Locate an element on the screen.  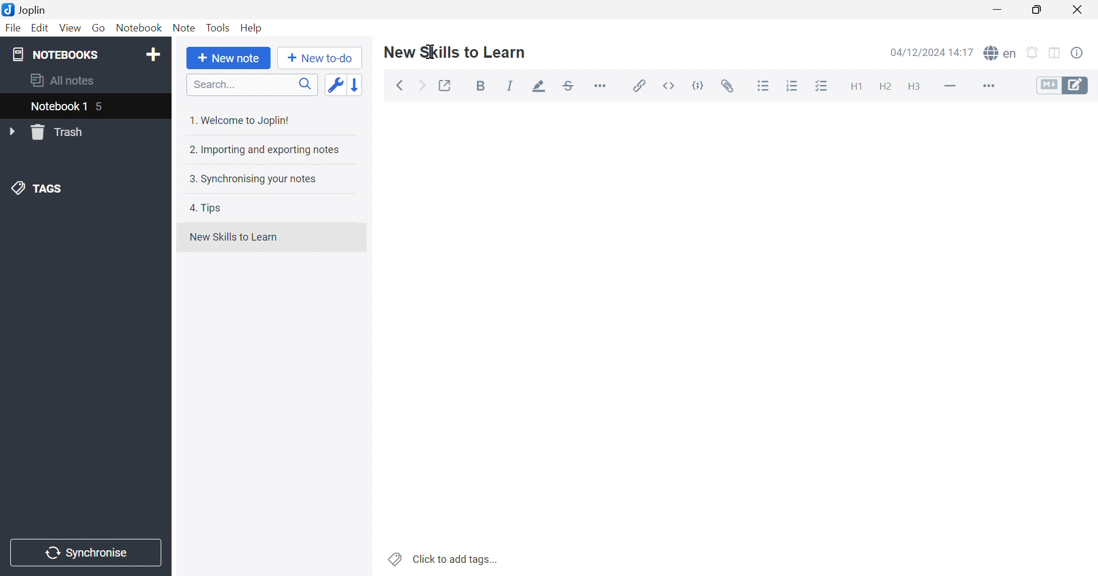
Spell checker is located at coordinates (999, 52).